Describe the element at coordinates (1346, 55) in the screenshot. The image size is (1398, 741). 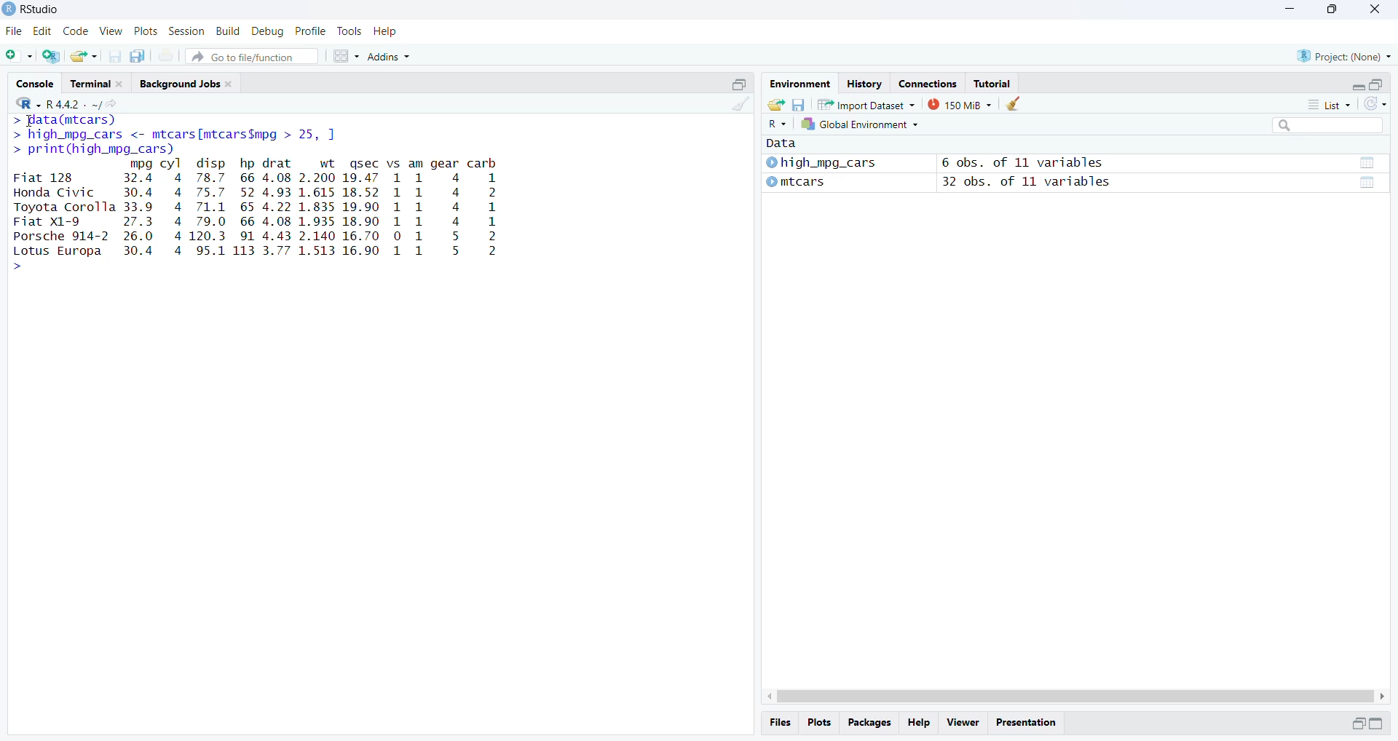
I see `Project: (None)` at that location.